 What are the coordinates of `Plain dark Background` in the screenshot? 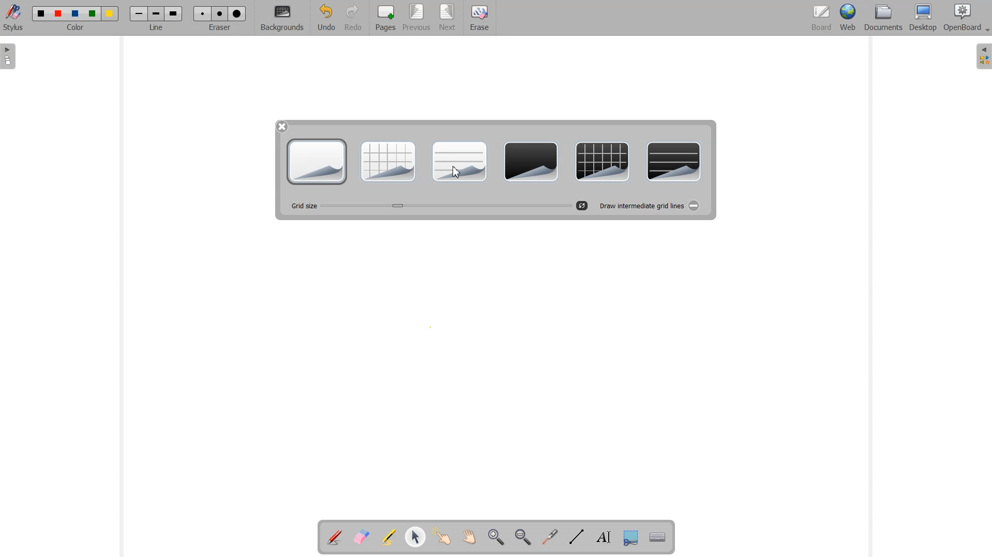 It's located at (532, 162).